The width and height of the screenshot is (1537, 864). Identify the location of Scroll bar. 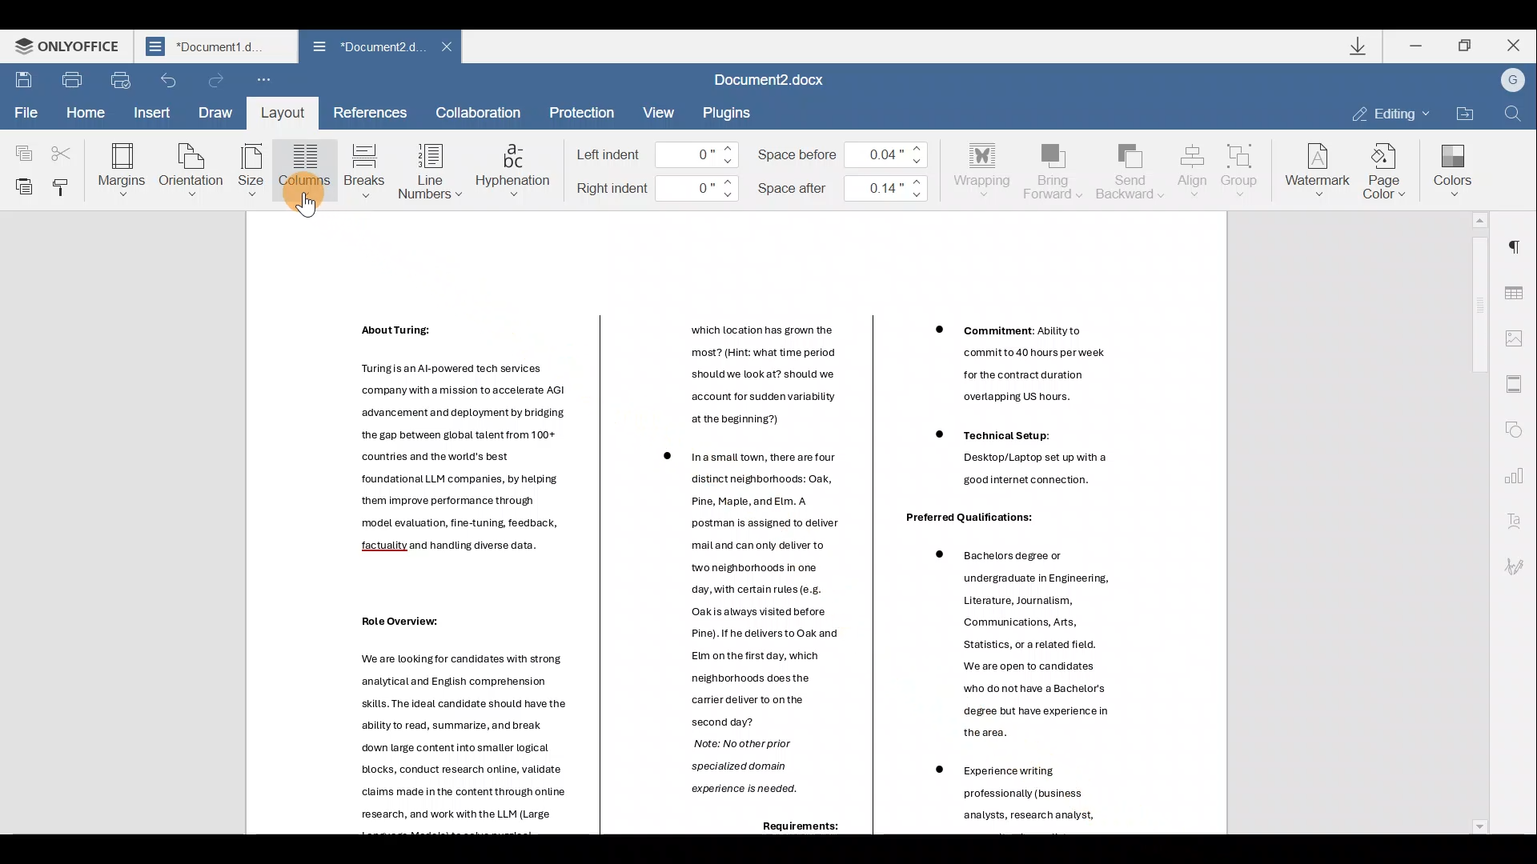
(1474, 522).